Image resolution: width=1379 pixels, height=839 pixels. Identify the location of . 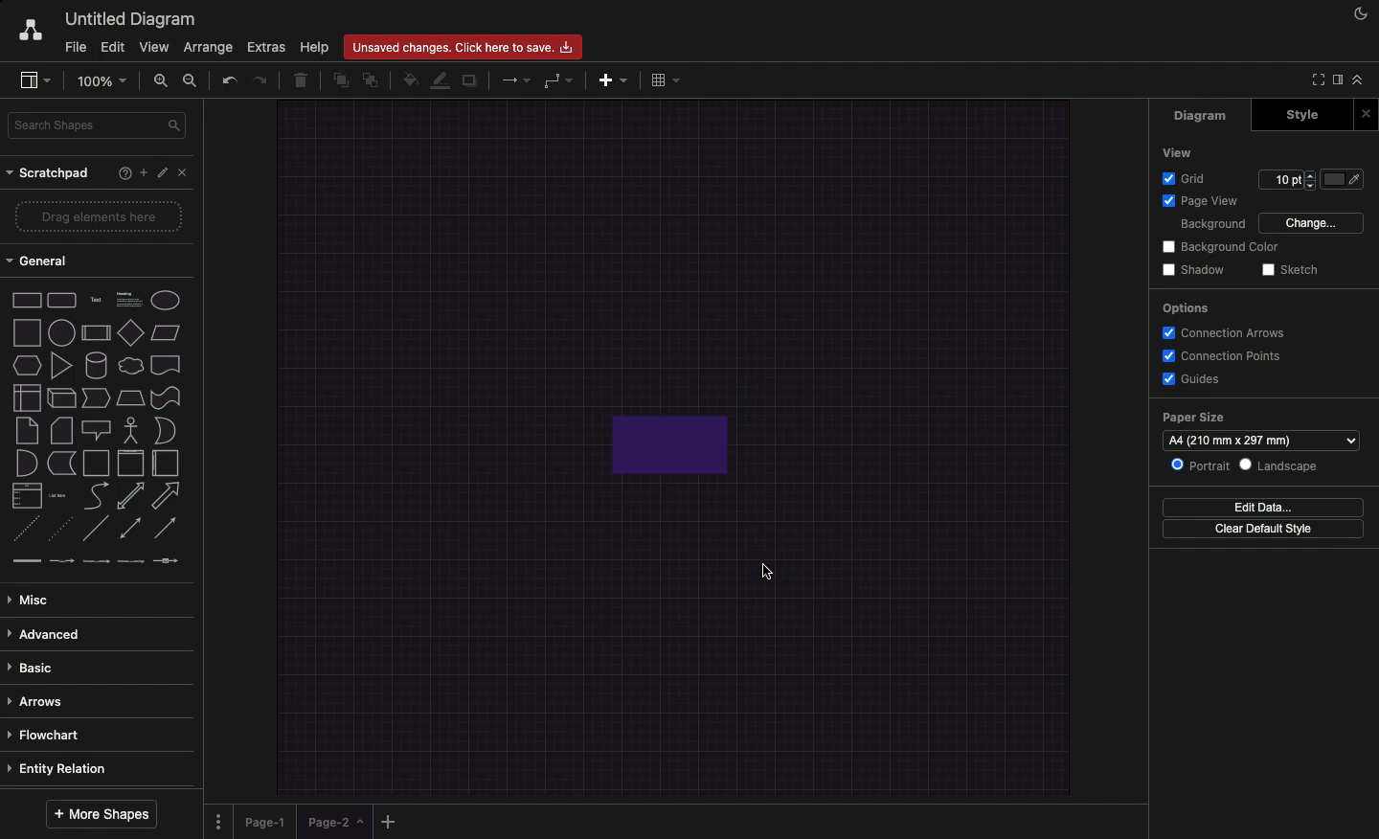
(130, 332).